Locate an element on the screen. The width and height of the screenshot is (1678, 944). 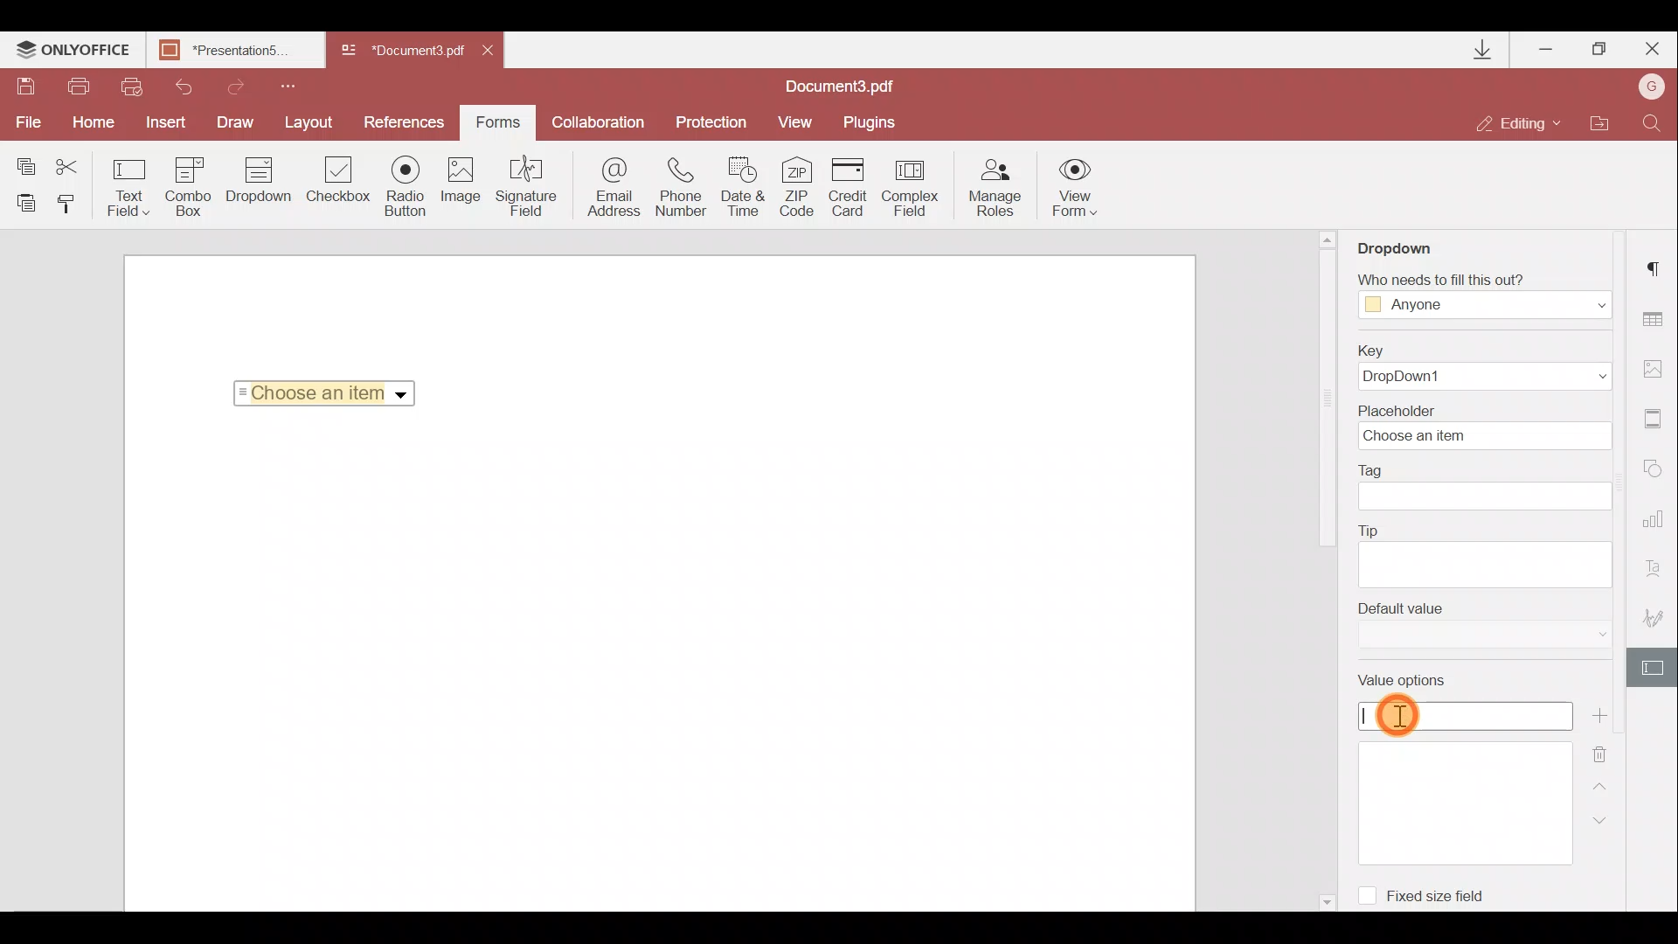
Chart settings is located at coordinates (1656, 527).